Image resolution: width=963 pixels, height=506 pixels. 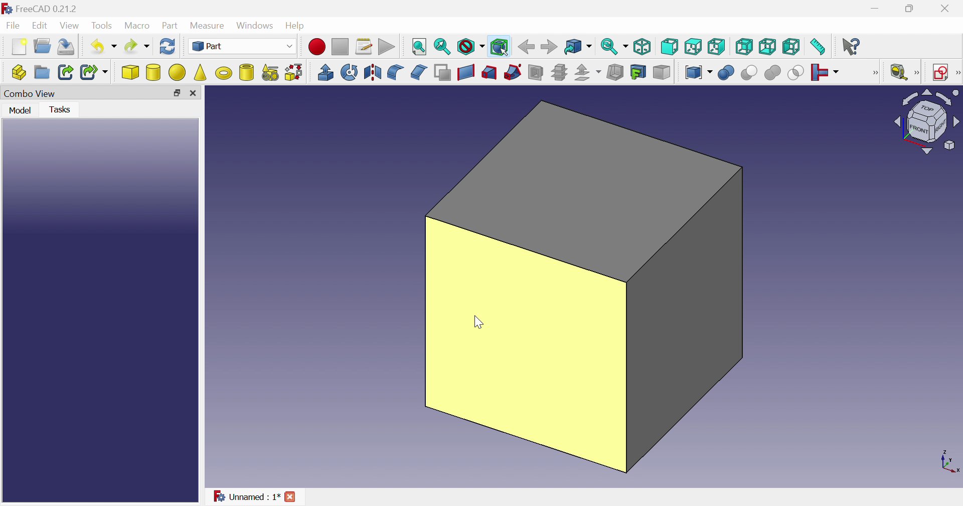 What do you see at coordinates (196, 93) in the screenshot?
I see `Close` at bounding box center [196, 93].